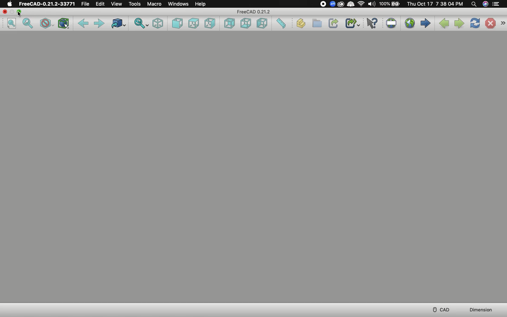 Image resolution: width=507 pixels, height=317 pixels. I want to click on Dimension, so click(480, 310).